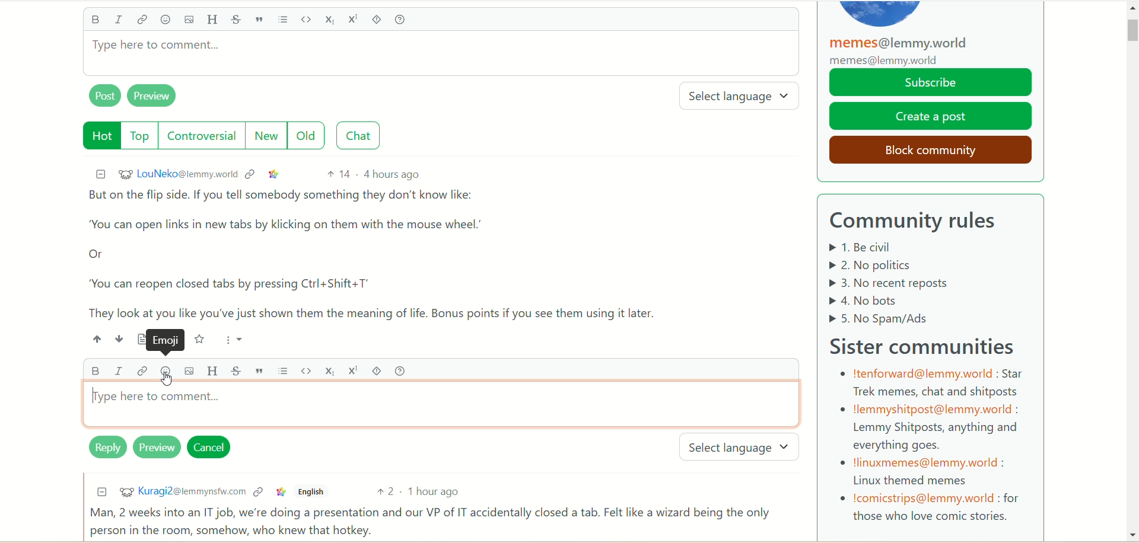 This screenshot has width=1139, height=543. I want to click on select language, so click(745, 97).